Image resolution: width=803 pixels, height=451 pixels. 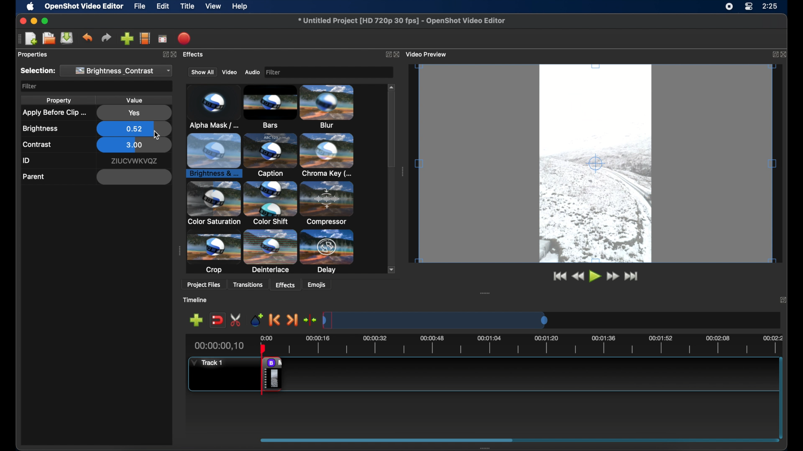 I want to click on help, so click(x=241, y=6).